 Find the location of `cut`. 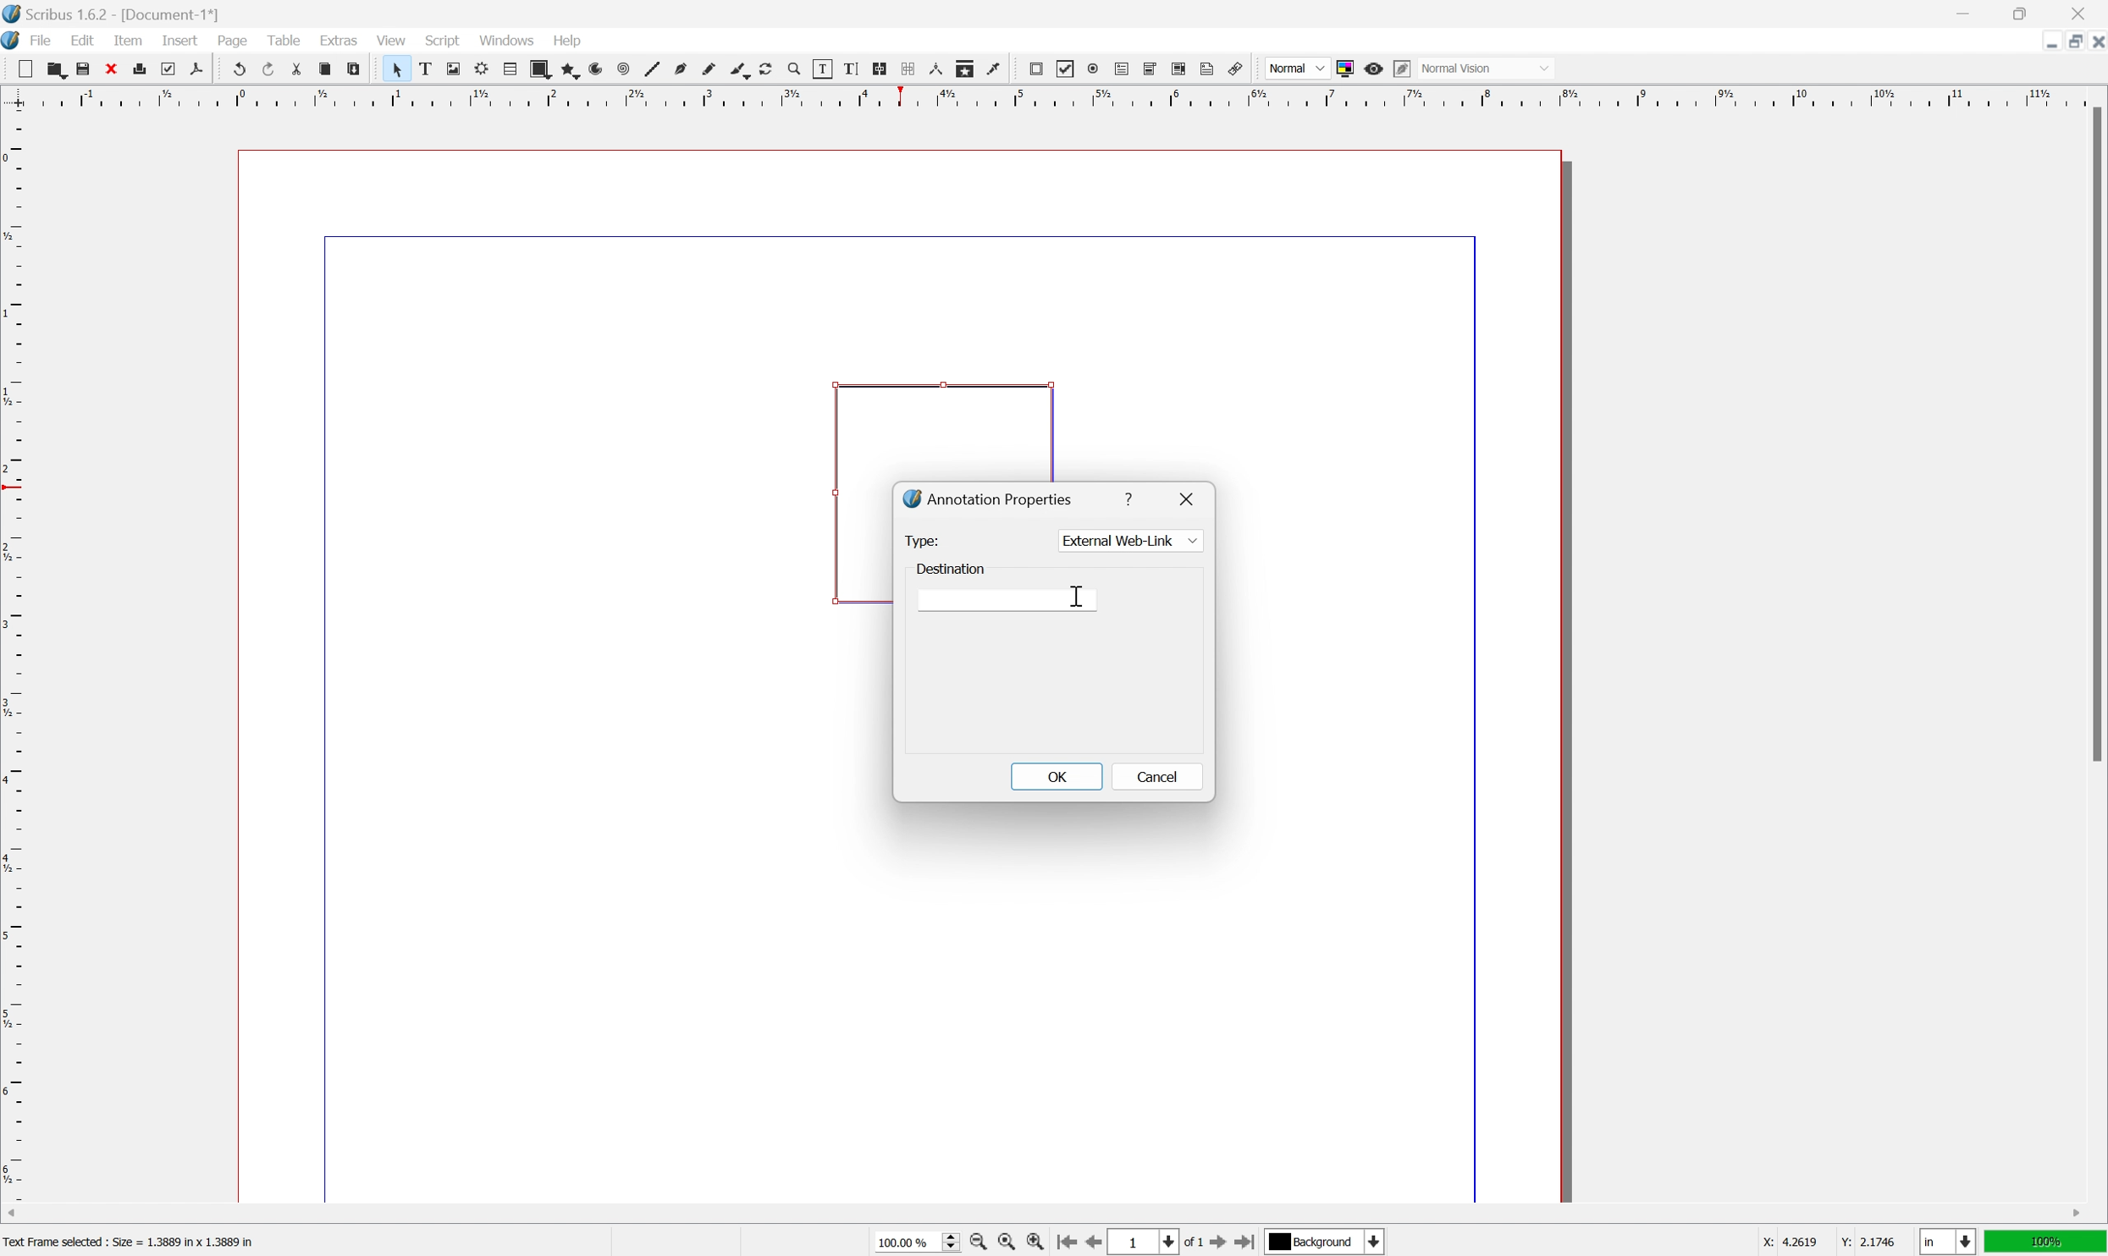

cut is located at coordinates (297, 69).